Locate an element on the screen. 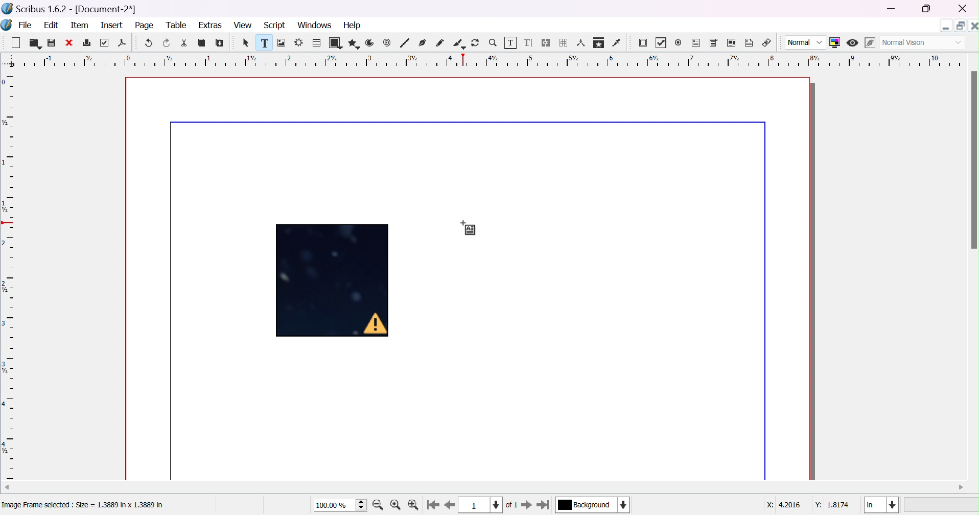 This screenshot has height=515, width=979. table is located at coordinates (178, 25).